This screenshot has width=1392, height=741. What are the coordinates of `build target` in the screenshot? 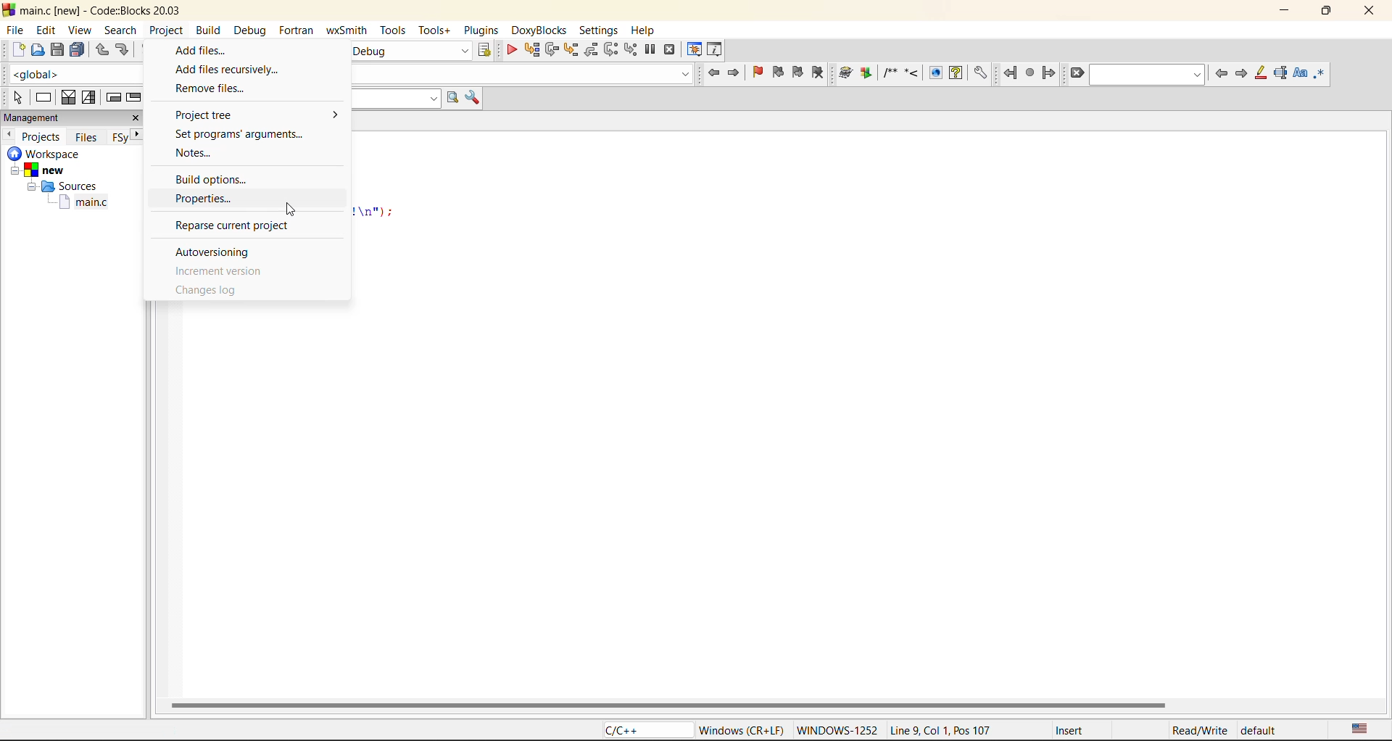 It's located at (412, 51).